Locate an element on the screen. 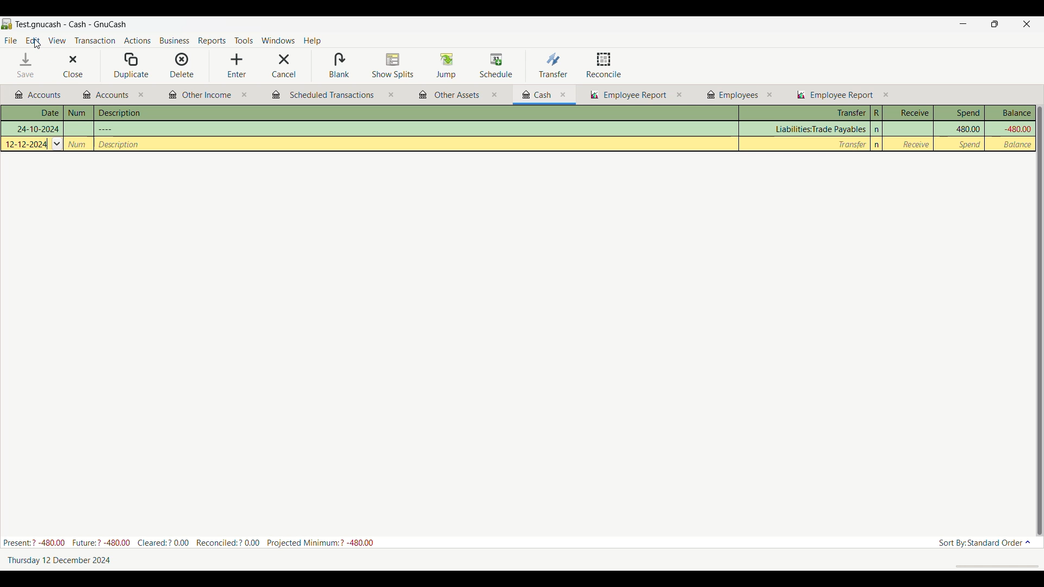  Transaction menu is located at coordinates (95, 41).